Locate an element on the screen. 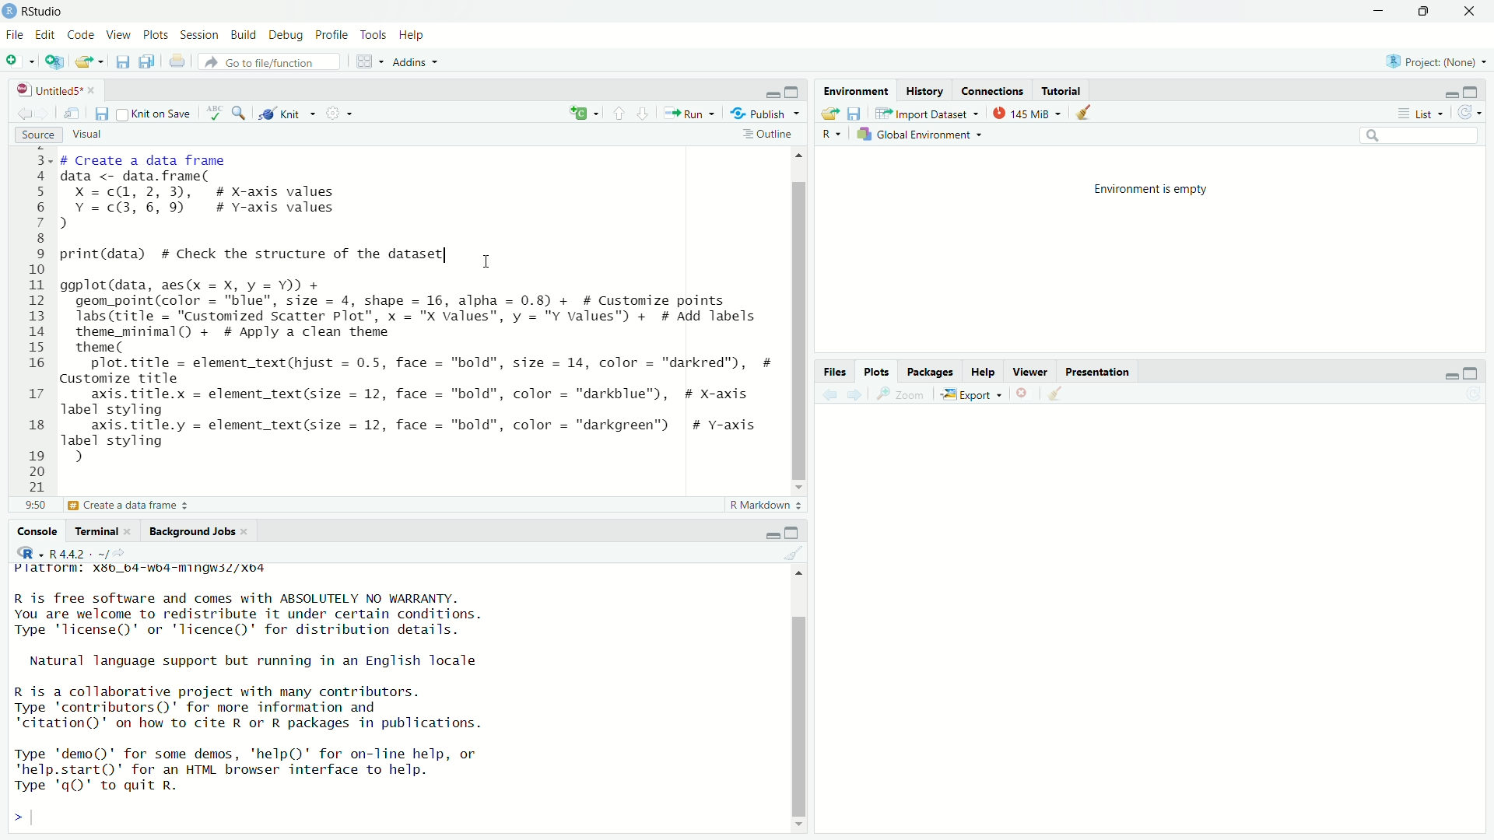 This screenshot has height=840, width=1494. Files is located at coordinates (840, 373).